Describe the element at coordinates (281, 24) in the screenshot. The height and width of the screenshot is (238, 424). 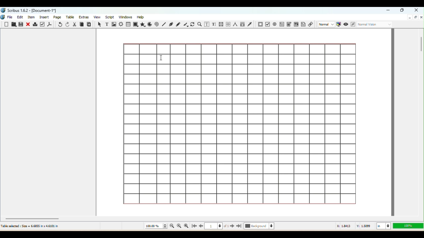
I see `PDF text field` at that location.